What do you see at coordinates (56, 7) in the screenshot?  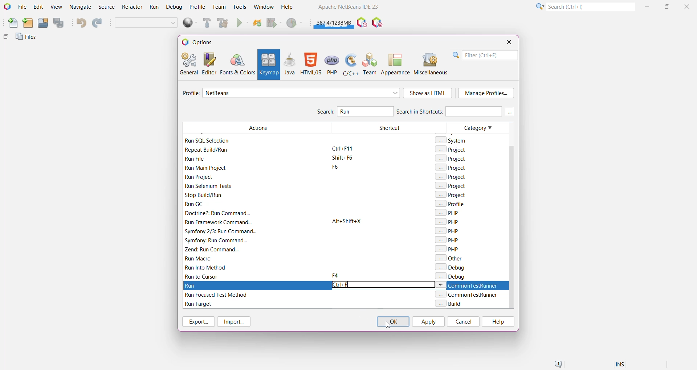 I see `View` at bounding box center [56, 7].